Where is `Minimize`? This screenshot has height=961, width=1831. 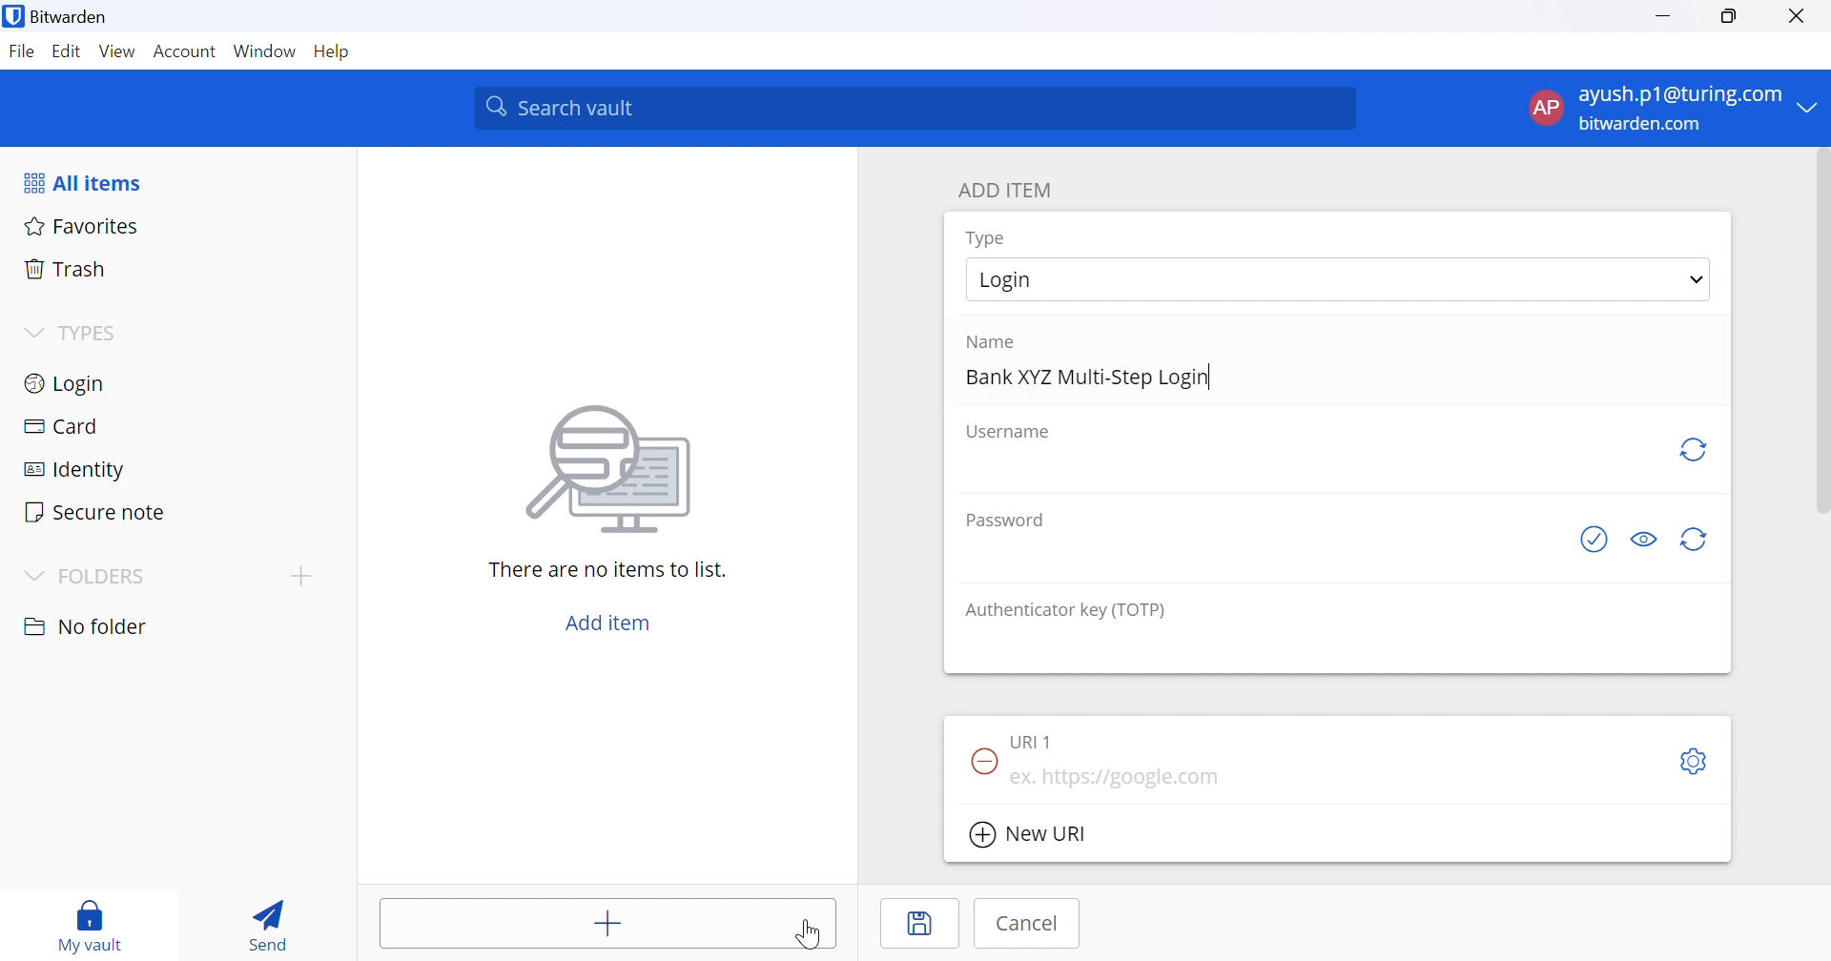
Minimize is located at coordinates (1662, 18).